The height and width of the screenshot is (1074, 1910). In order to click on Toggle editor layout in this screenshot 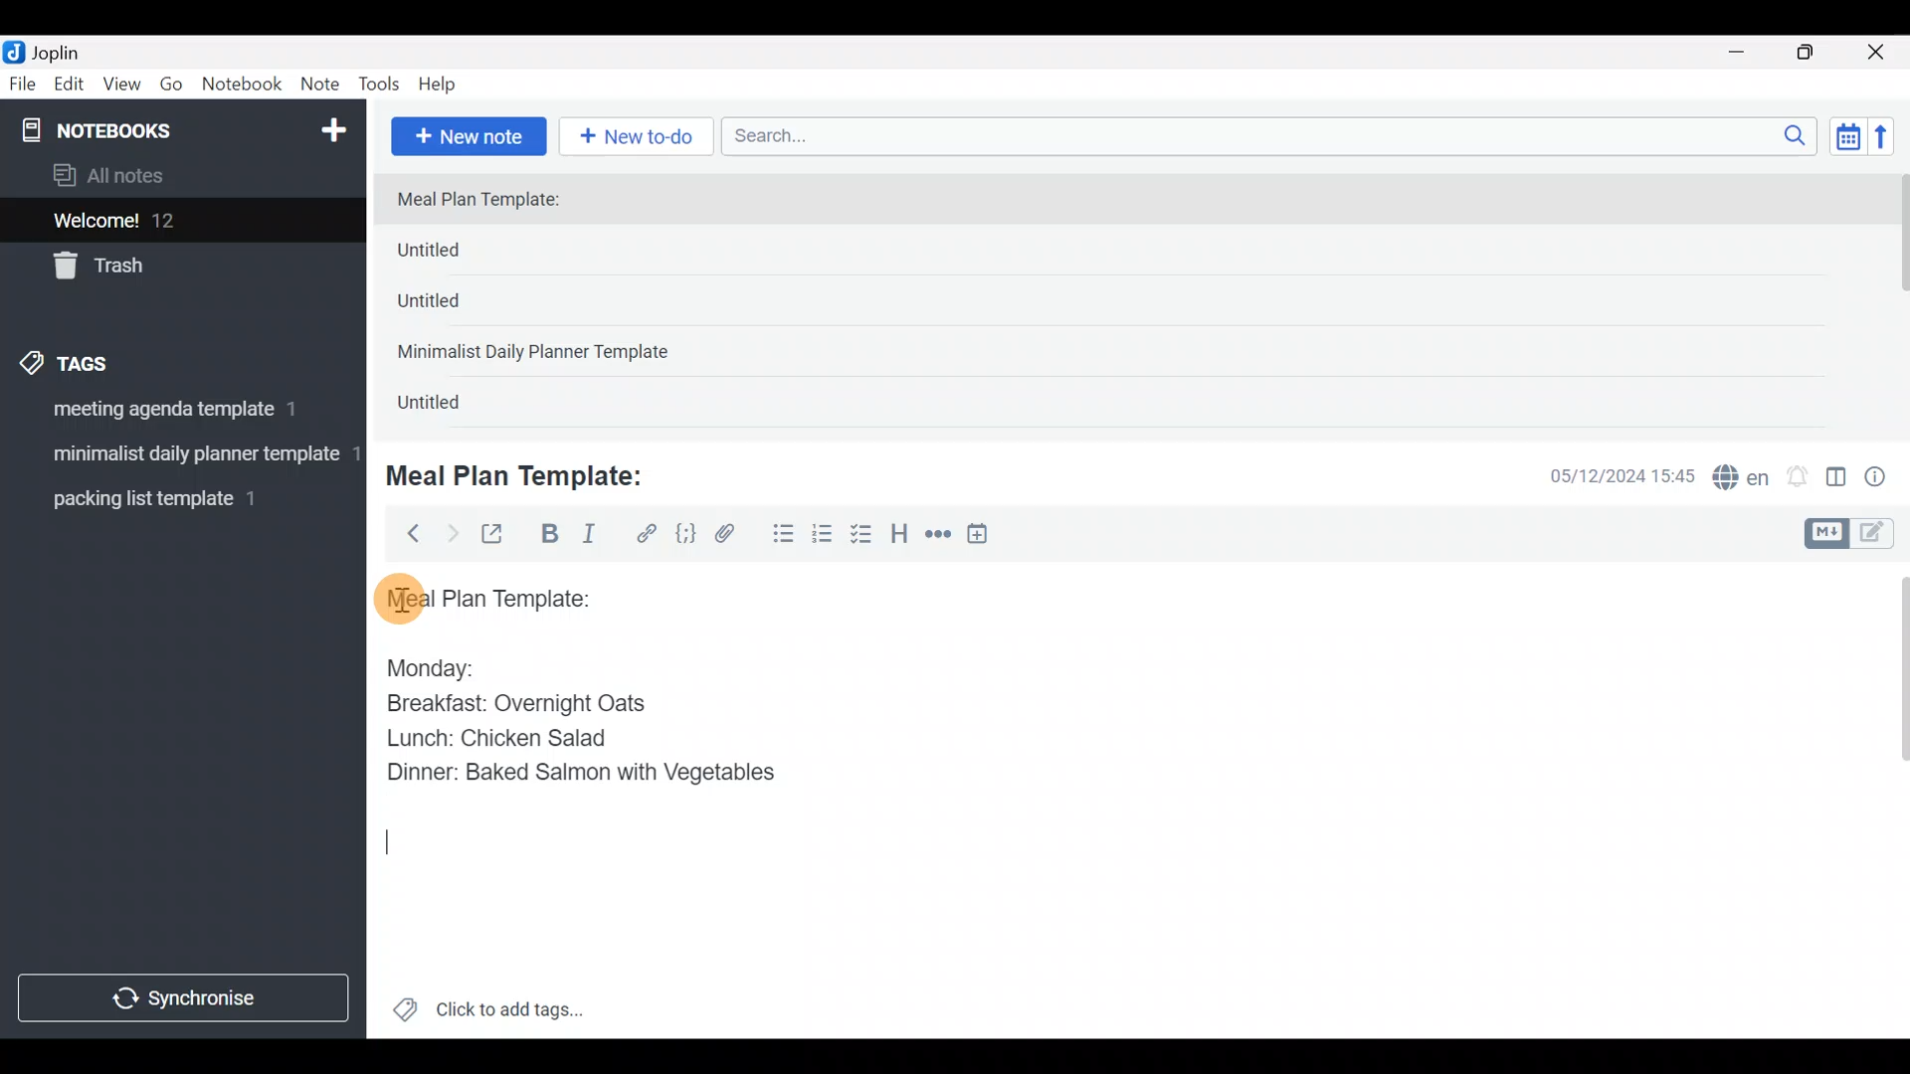, I will do `click(1837, 479)`.